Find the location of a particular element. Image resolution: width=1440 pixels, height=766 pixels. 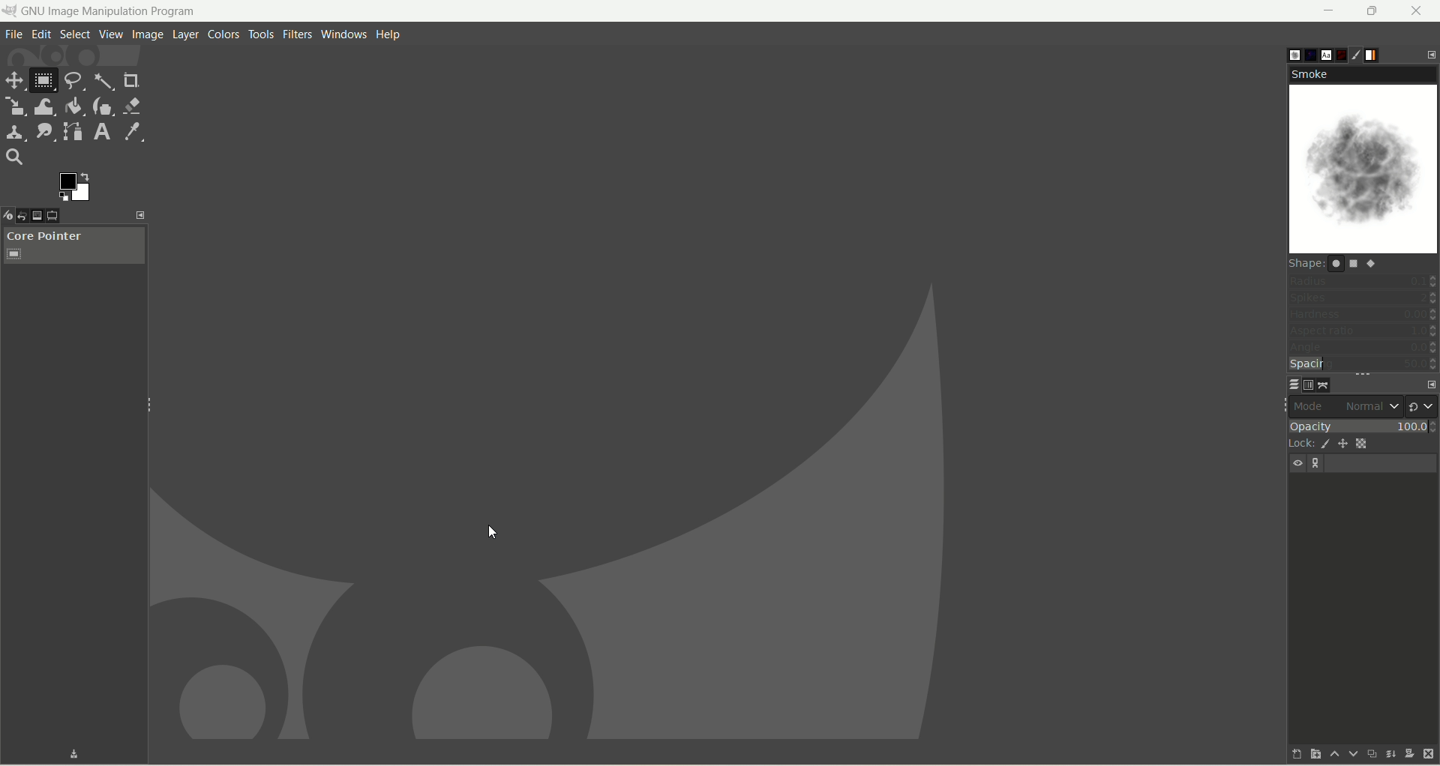

tool option is located at coordinates (64, 217).